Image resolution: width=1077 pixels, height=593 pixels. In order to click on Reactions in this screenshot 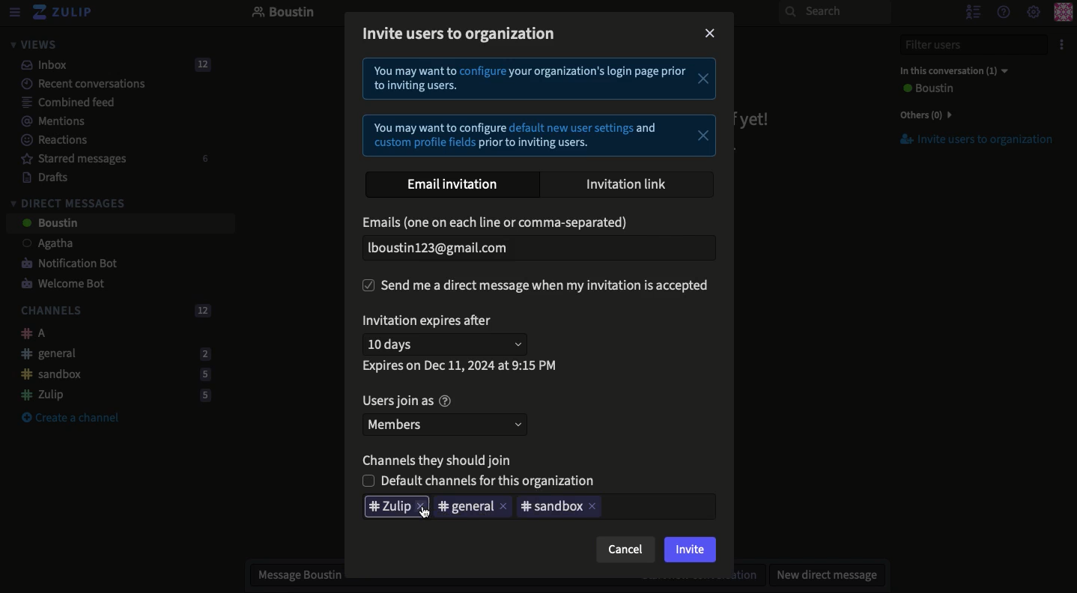, I will do `click(52, 142)`.